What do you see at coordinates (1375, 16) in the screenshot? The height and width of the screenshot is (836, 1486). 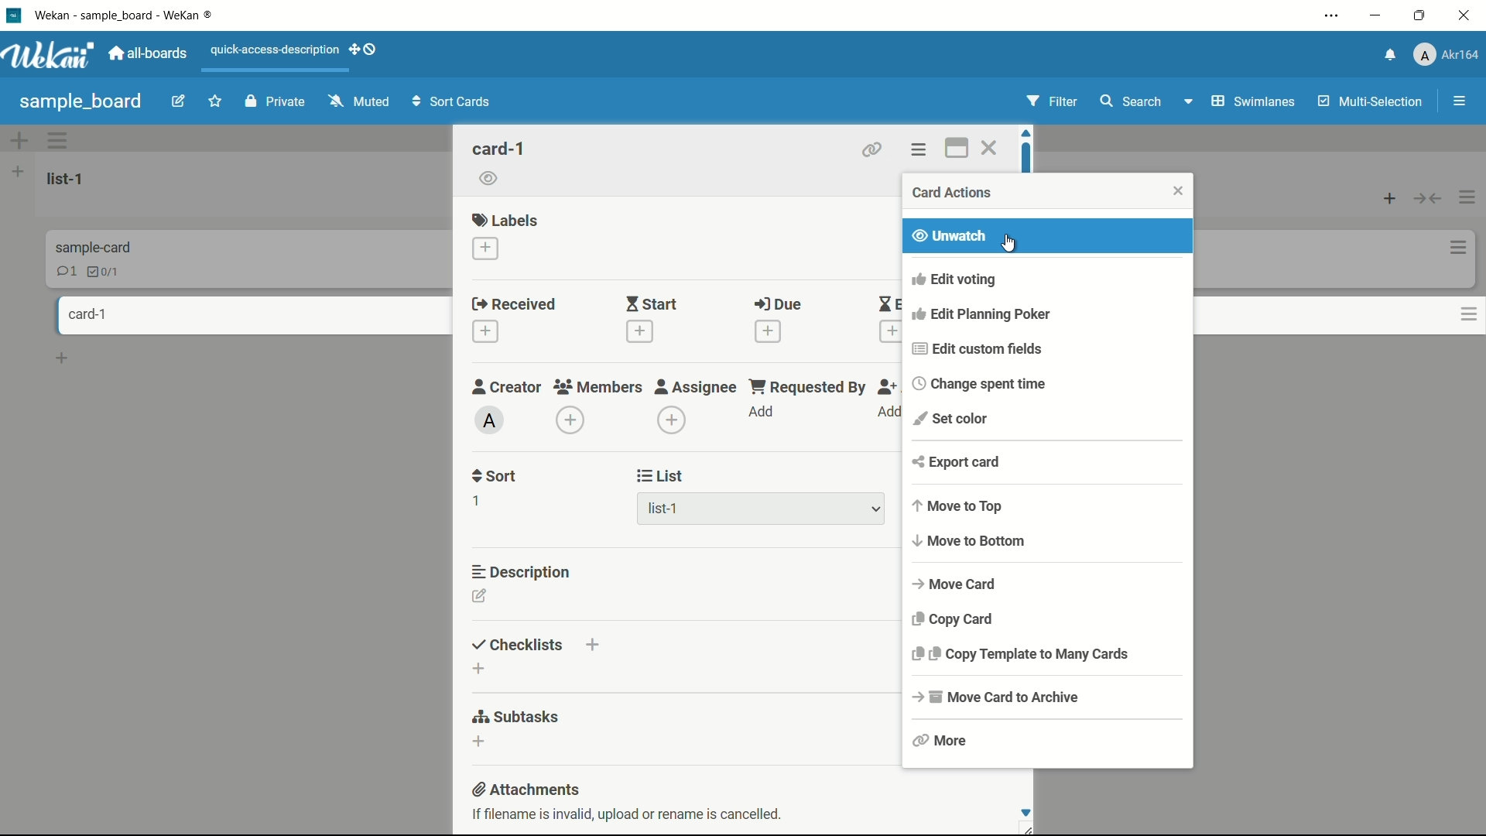 I see `minimize` at bounding box center [1375, 16].